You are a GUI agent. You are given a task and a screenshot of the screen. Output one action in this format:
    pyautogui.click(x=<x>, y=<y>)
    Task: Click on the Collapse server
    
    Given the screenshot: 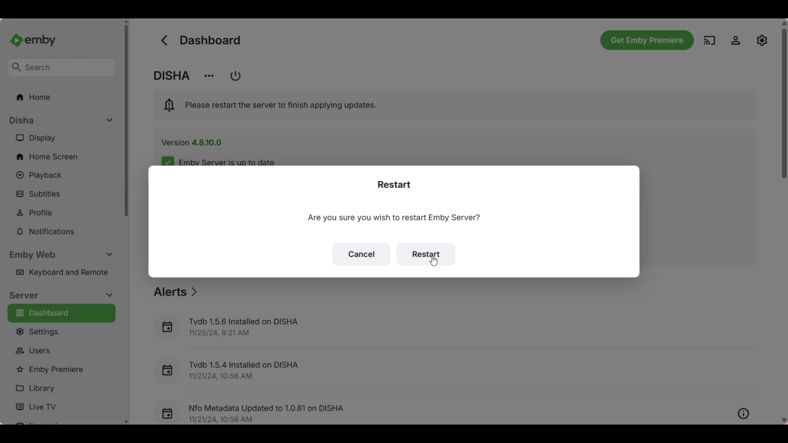 What is the action you would take?
    pyautogui.click(x=60, y=296)
    